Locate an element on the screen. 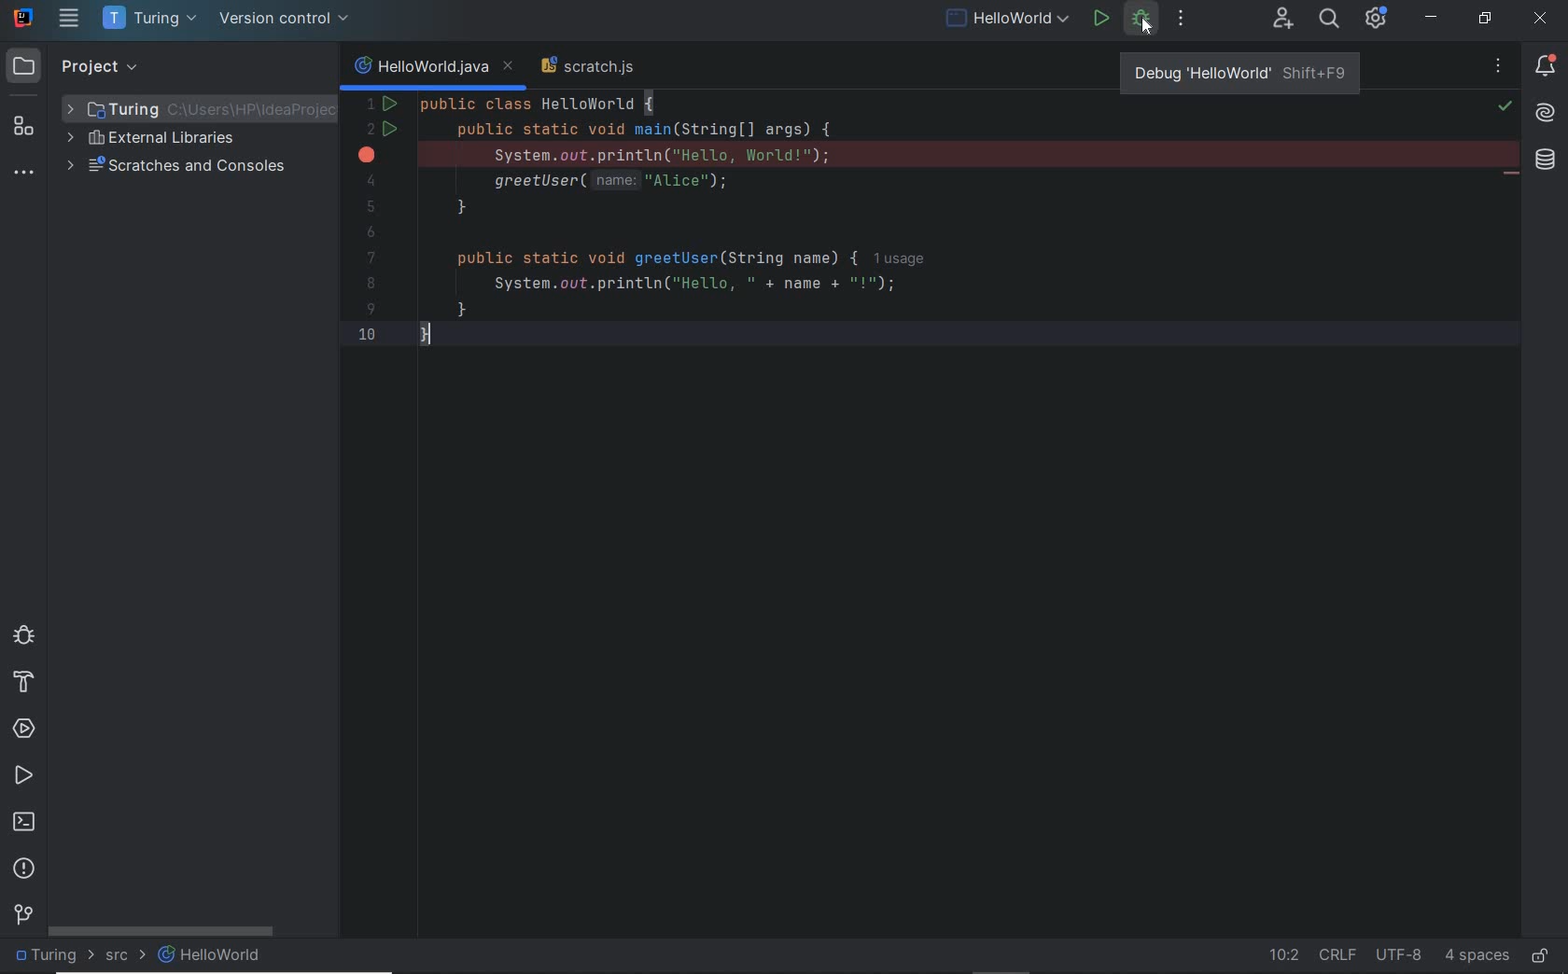  scroll bar is located at coordinates (165, 933).